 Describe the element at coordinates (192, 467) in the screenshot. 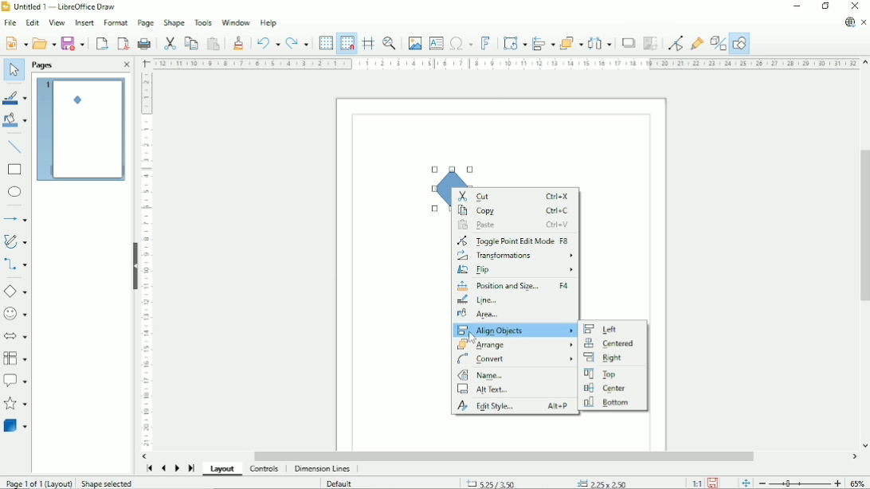

I see `Scroll to last page` at that location.